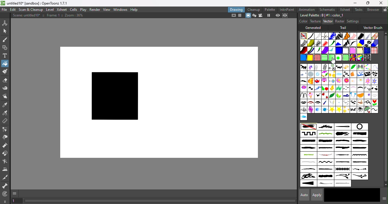  I want to click on thor2, so click(360, 109).